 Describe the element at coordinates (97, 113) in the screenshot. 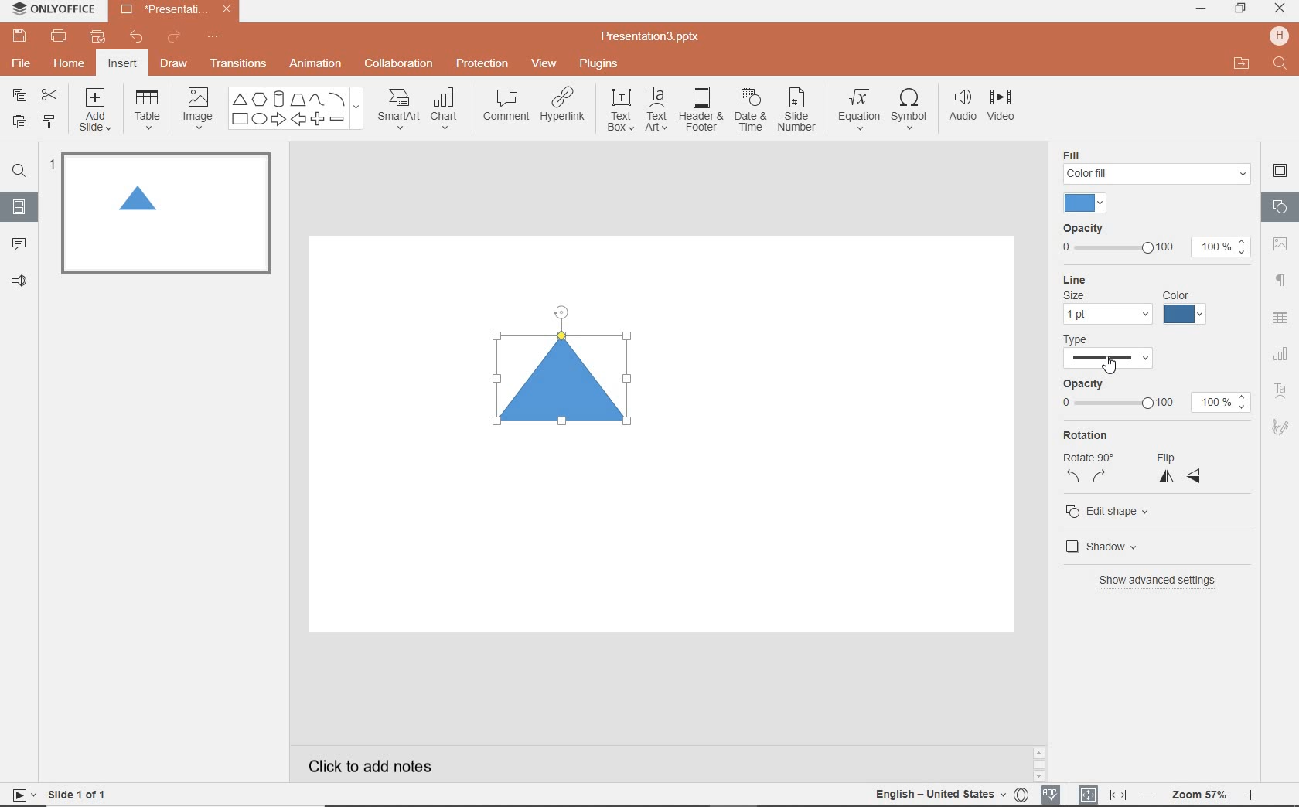

I see `ADD SLIDE` at that location.